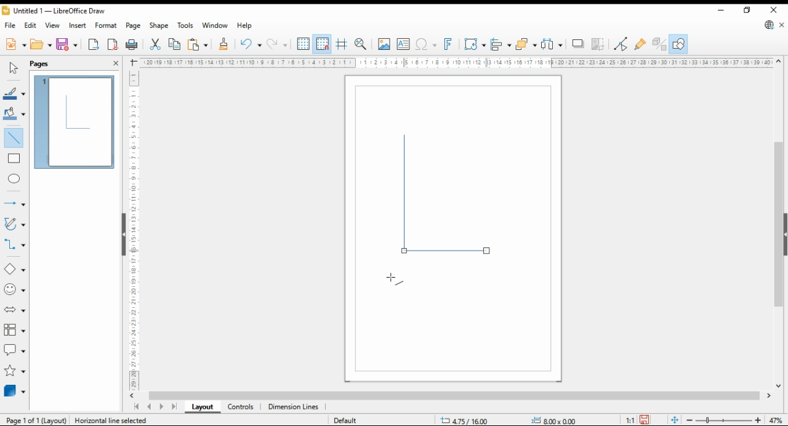 Image resolution: width=788 pixels, height=426 pixels. I want to click on horizontall scale, so click(457, 62).